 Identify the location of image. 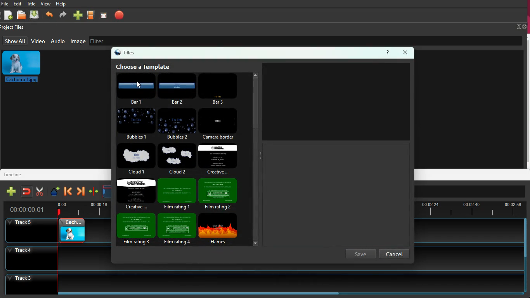
(78, 41).